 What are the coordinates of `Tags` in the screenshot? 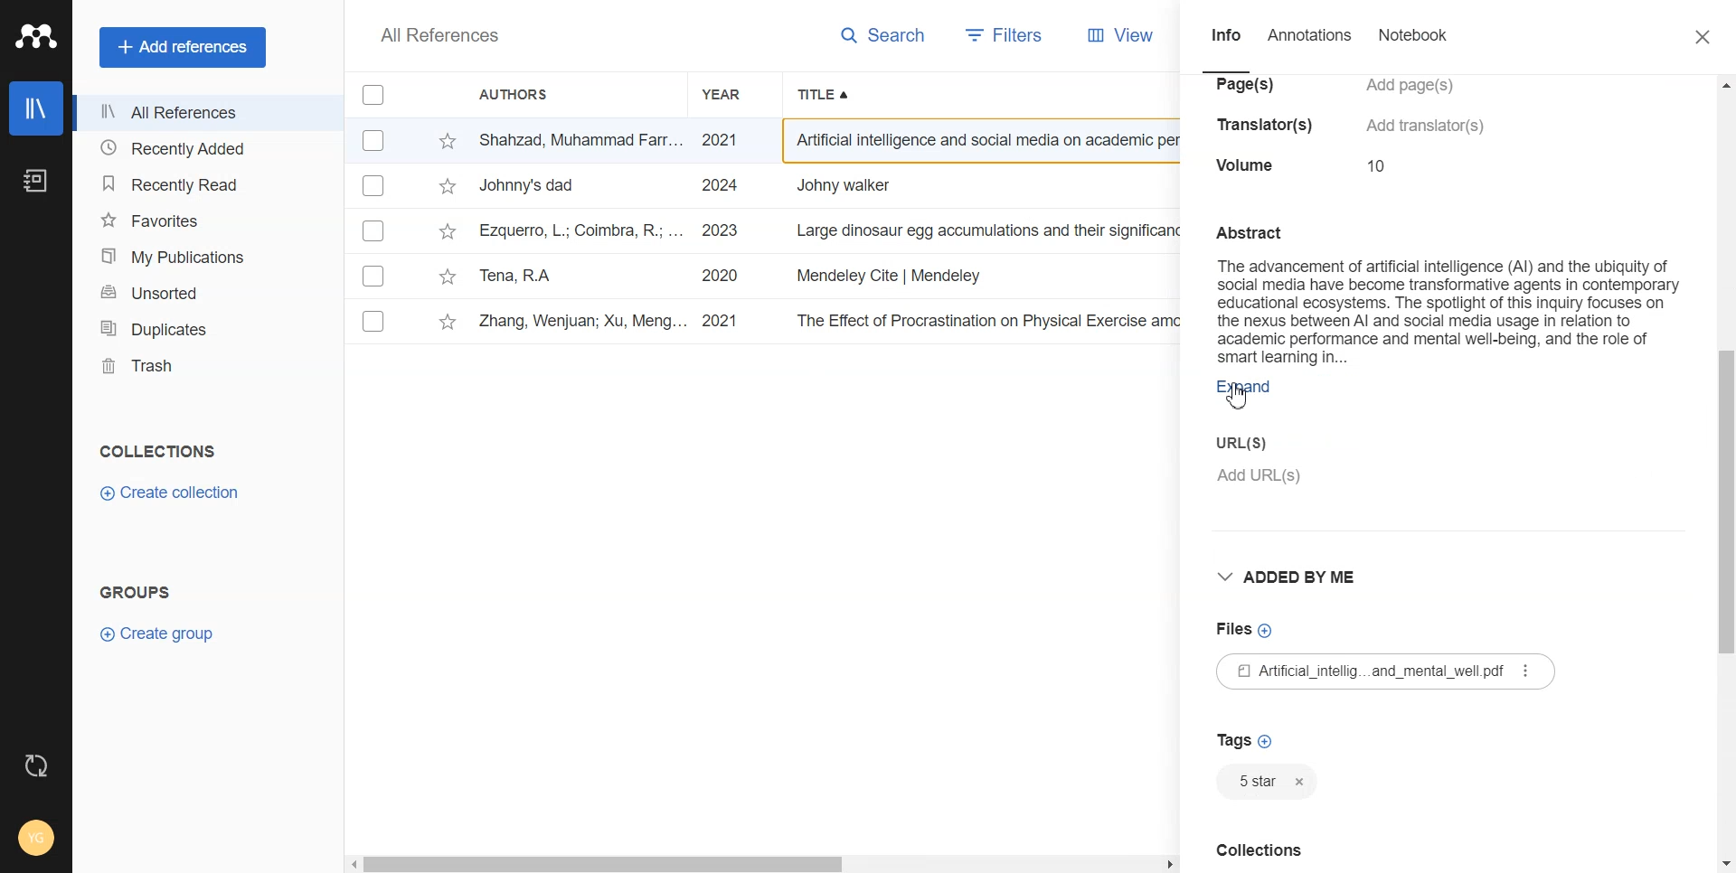 It's located at (1243, 740).